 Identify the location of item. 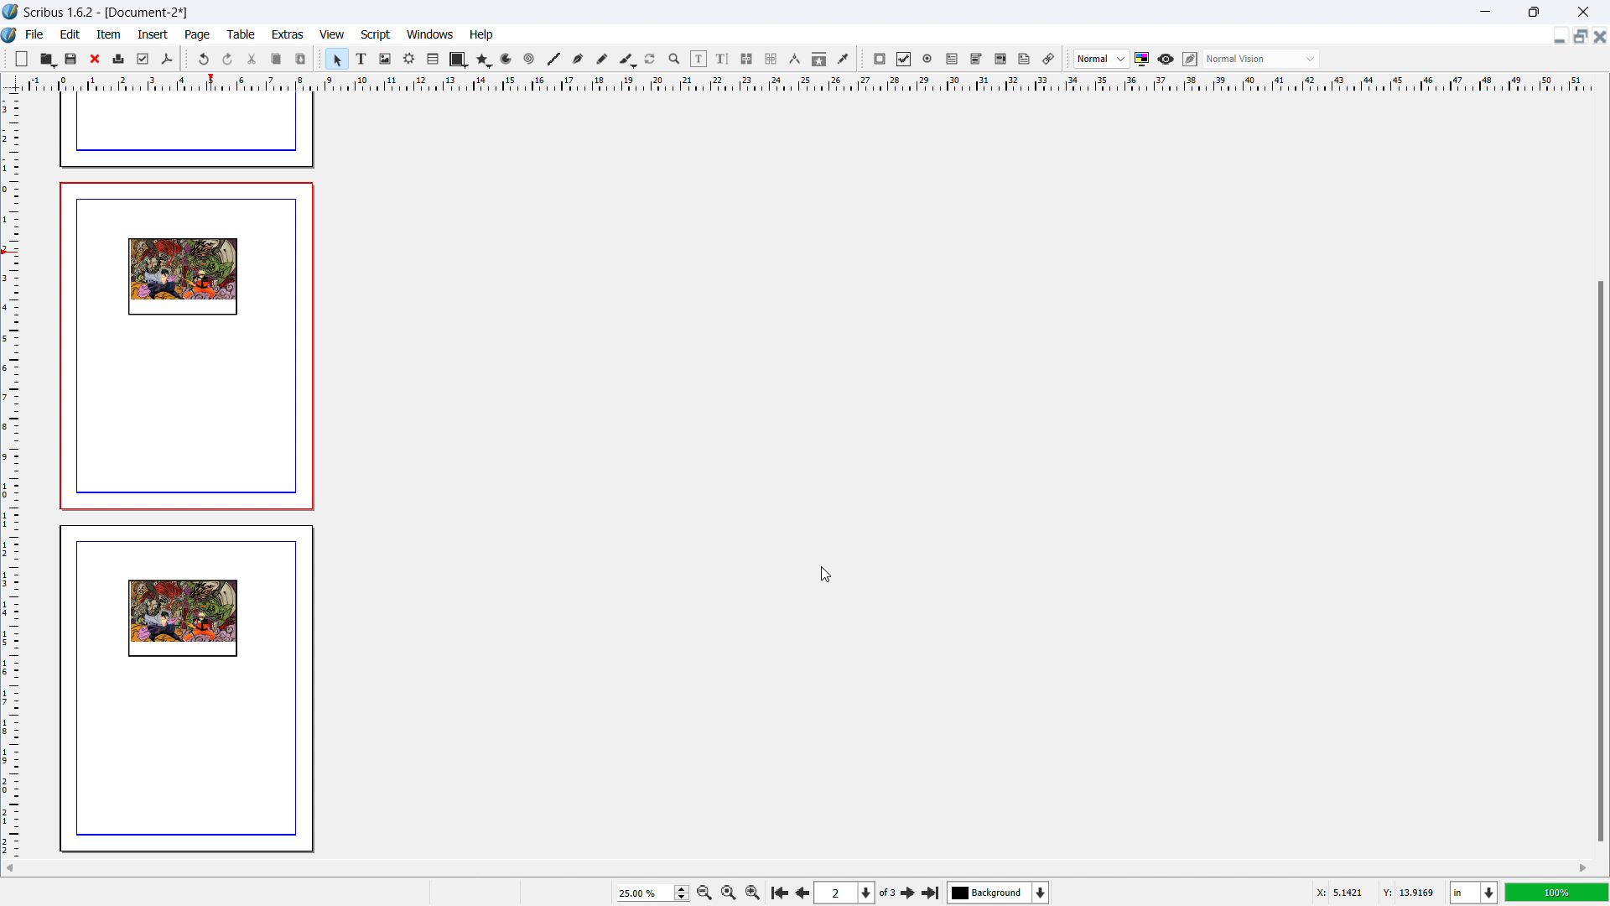
(110, 34).